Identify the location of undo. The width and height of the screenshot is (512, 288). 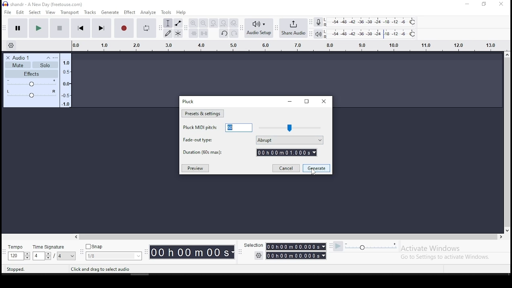
(224, 33).